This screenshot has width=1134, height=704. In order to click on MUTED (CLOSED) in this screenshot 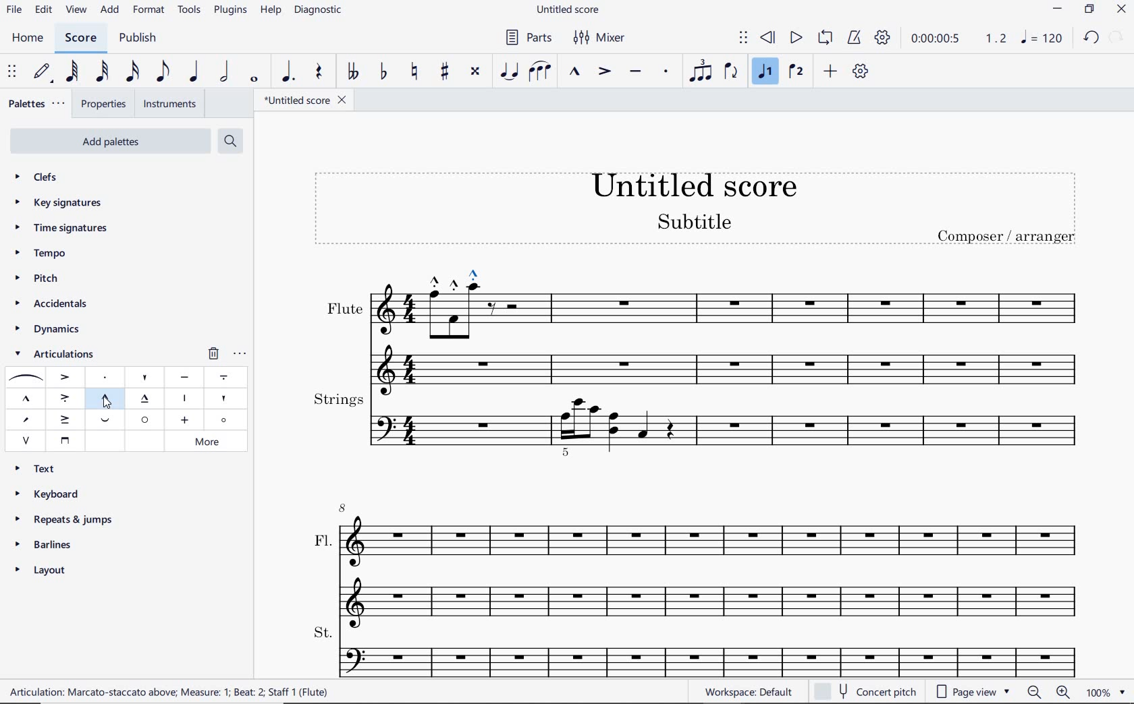, I will do `click(184, 420)`.